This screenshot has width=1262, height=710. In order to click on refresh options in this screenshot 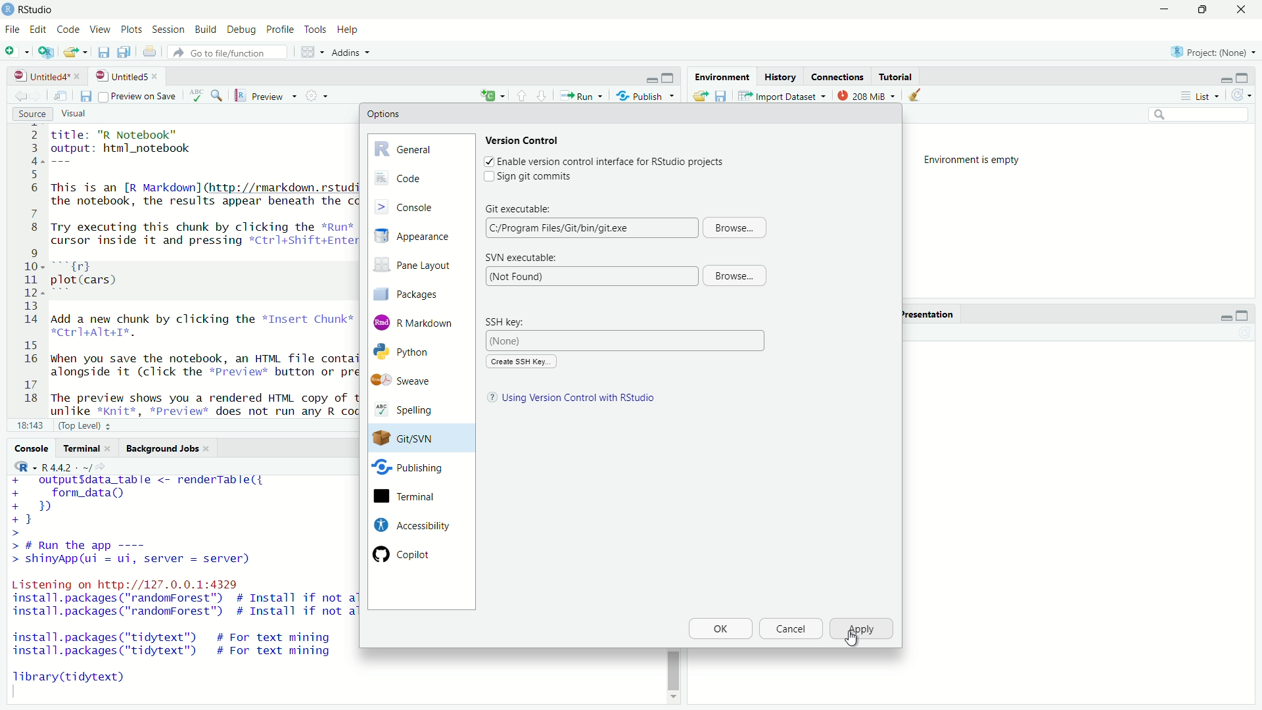, I will do `click(1242, 95)`.